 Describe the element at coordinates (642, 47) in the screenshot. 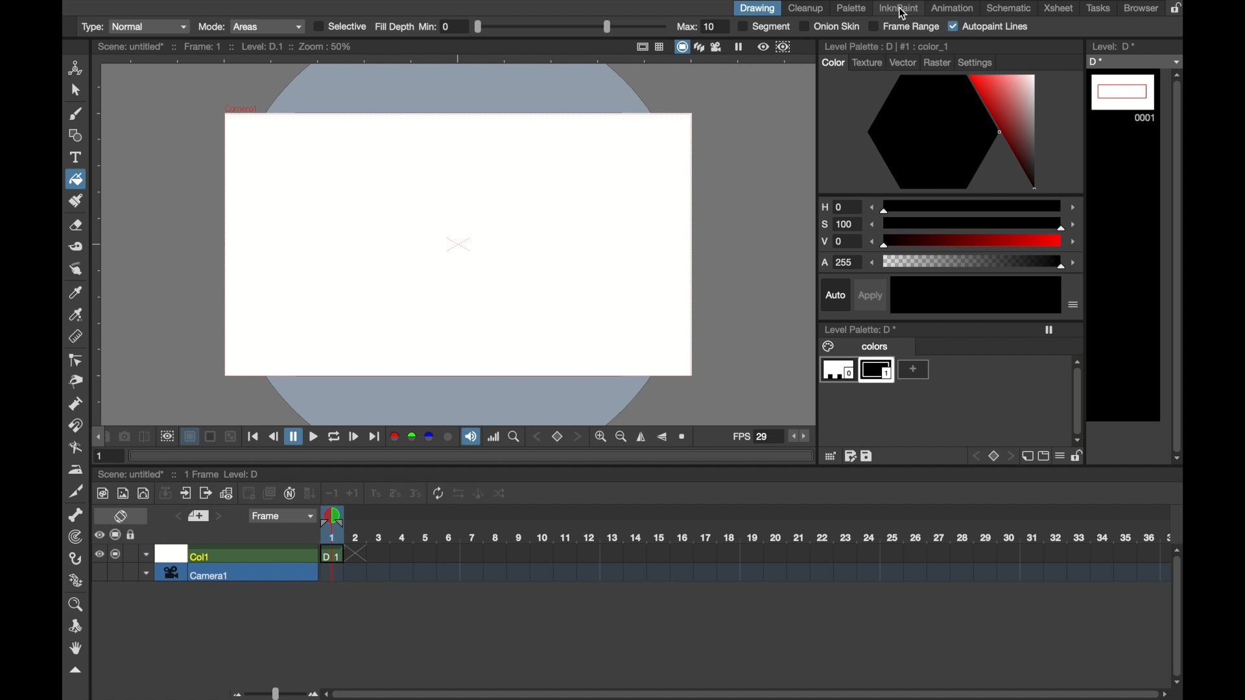

I see `full screen` at that location.